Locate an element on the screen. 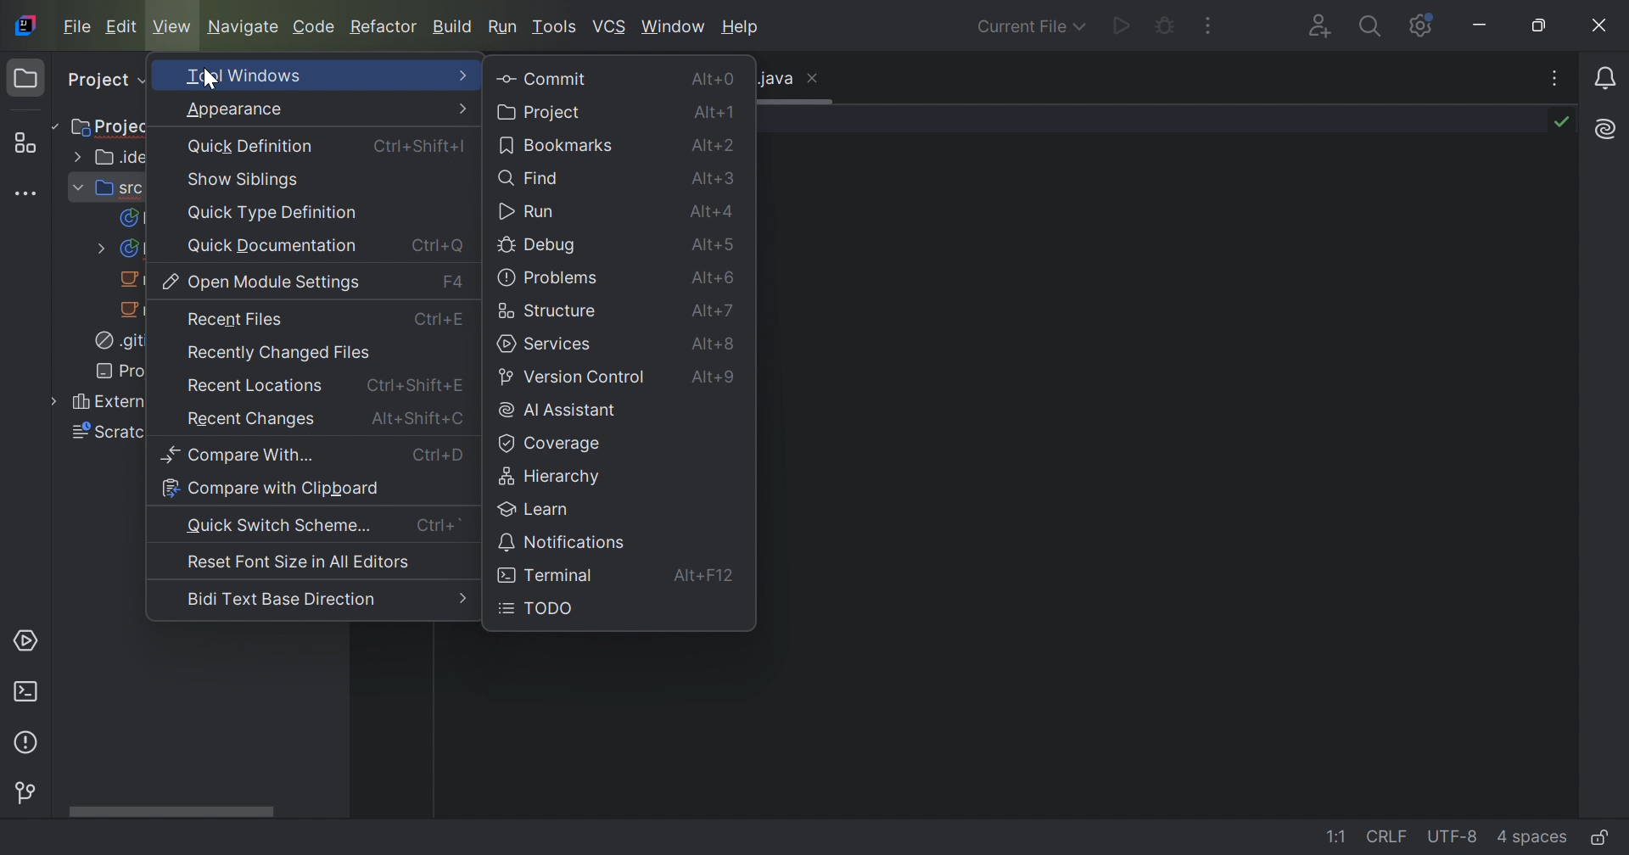 This screenshot has width=1629, height=855. Structure is located at coordinates (30, 142).